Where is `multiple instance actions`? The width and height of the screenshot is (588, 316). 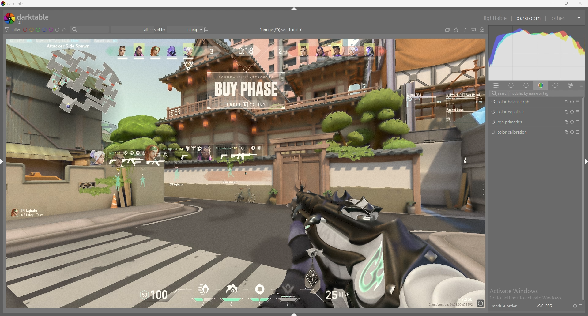
multiple instance actions is located at coordinates (564, 122).